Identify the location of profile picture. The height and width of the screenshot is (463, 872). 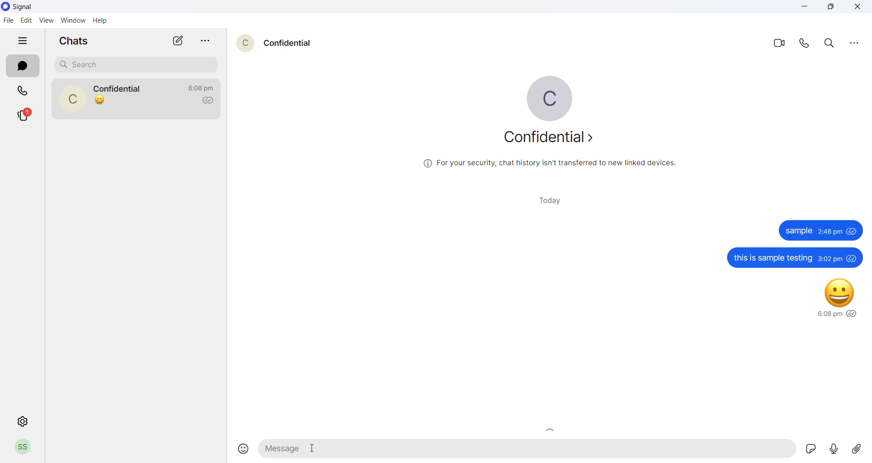
(549, 97).